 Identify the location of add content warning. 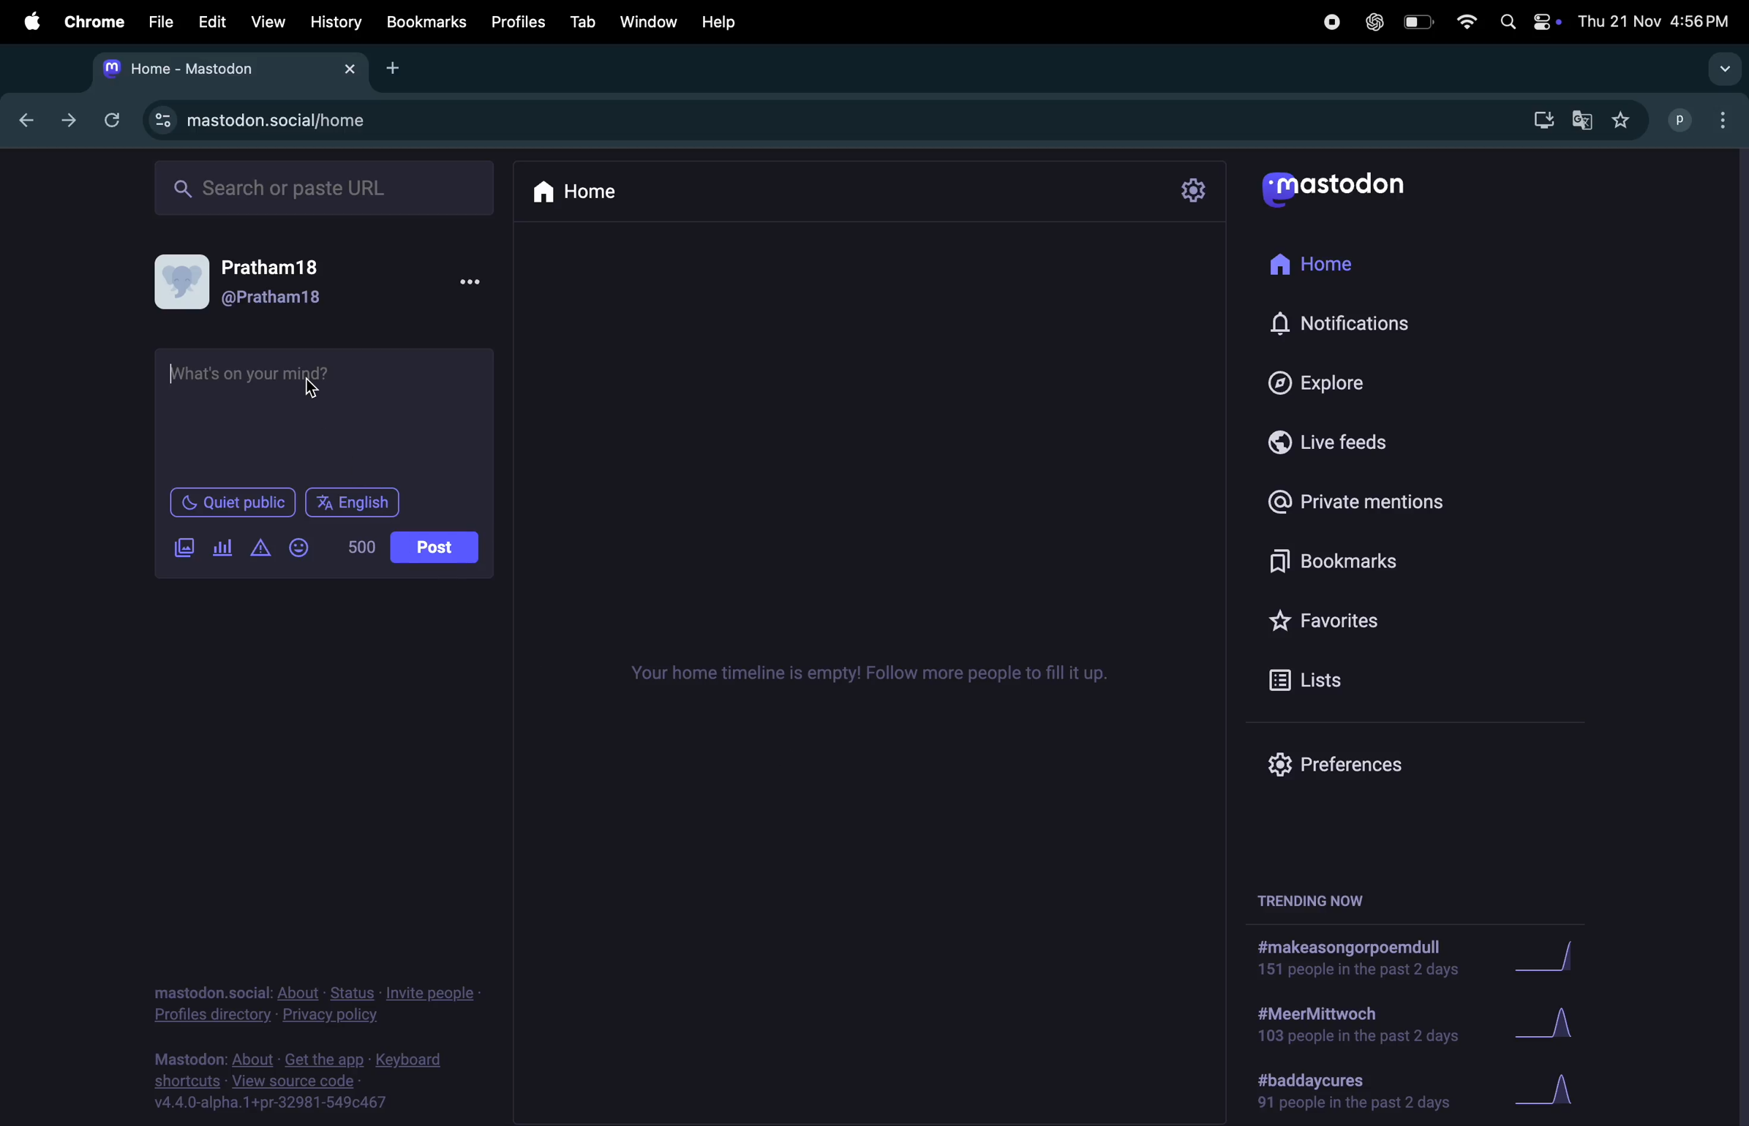
(260, 550).